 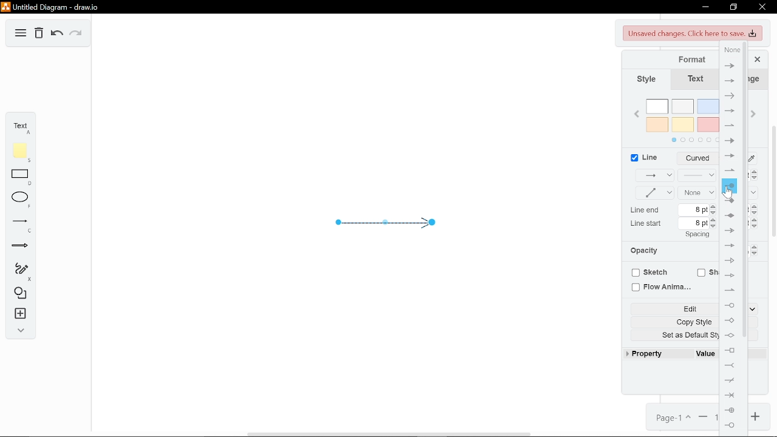 I want to click on Set as default style, so click(x=676, y=334).